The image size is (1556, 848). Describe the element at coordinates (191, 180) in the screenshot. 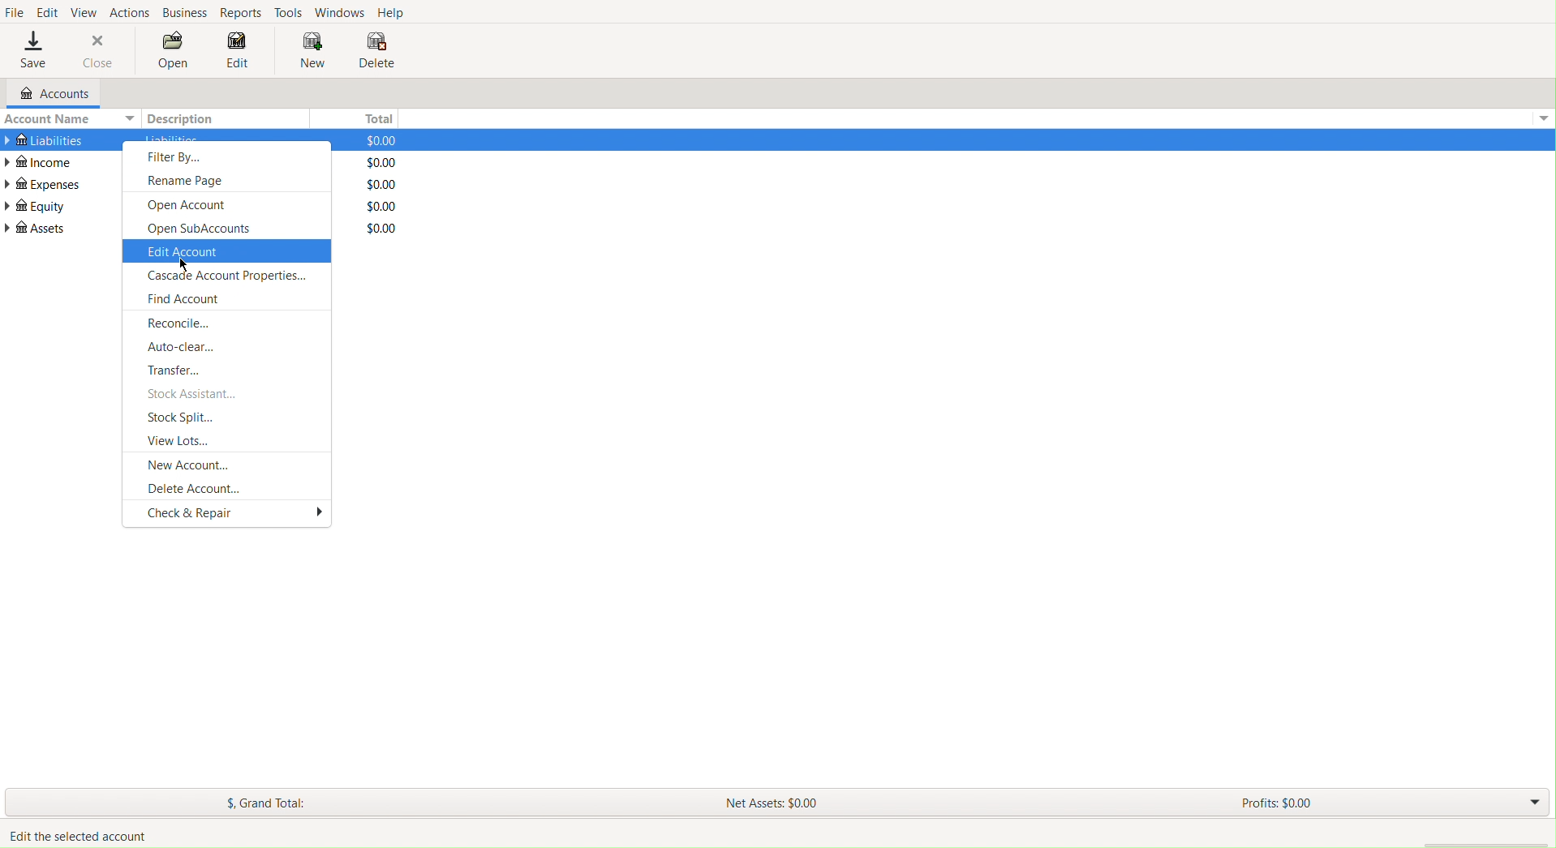

I see `Rename Page` at that location.